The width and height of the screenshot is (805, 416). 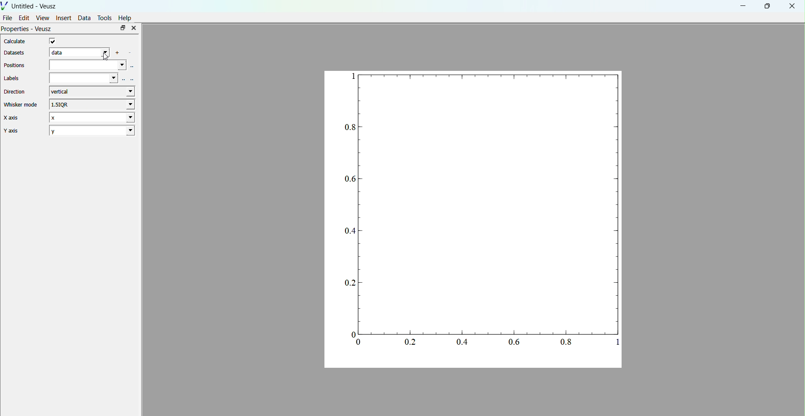 I want to click on close, so click(x=792, y=7).